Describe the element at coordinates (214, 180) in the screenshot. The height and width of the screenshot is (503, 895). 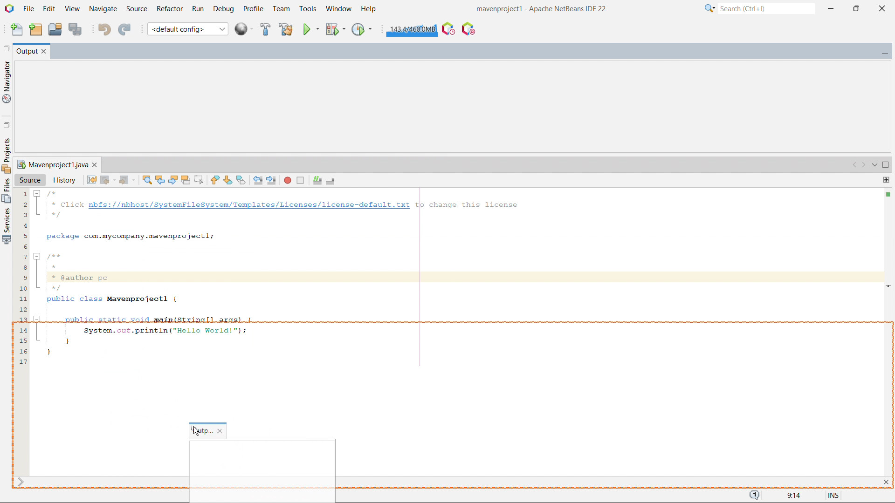
I see `previous bookmark` at that location.